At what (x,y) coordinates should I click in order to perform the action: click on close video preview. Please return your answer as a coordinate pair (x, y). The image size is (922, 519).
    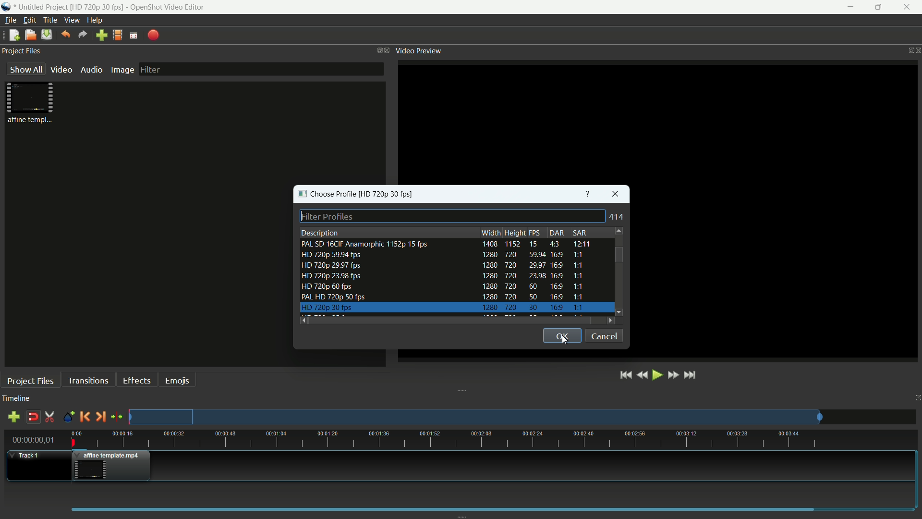
    Looking at the image, I should click on (916, 49).